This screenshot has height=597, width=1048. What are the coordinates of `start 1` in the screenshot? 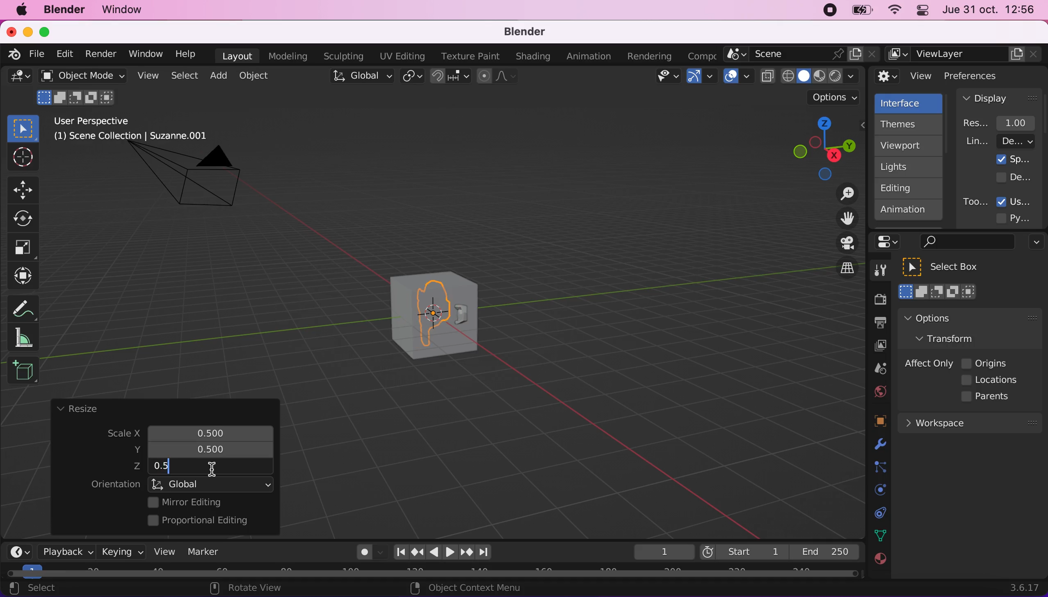 It's located at (743, 551).